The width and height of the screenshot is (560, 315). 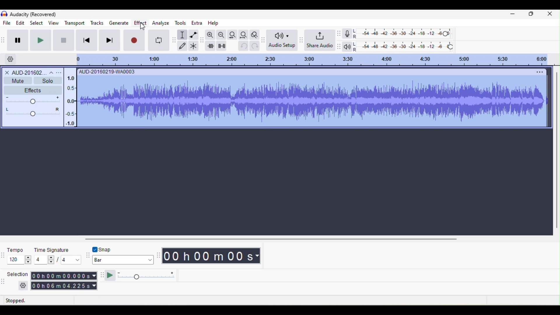 What do you see at coordinates (340, 46) in the screenshot?
I see `audacity playback meter toolbar` at bounding box center [340, 46].